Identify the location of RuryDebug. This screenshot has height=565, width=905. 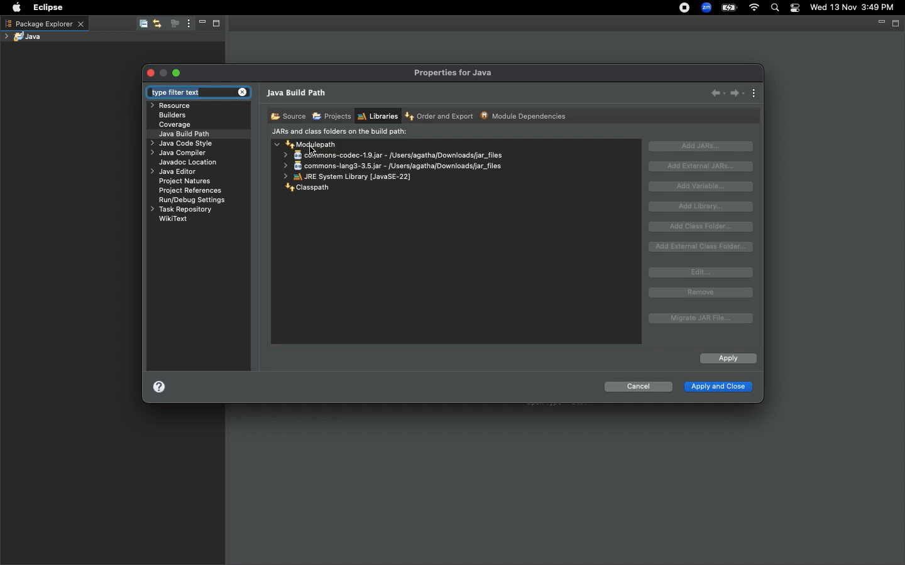
(192, 202).